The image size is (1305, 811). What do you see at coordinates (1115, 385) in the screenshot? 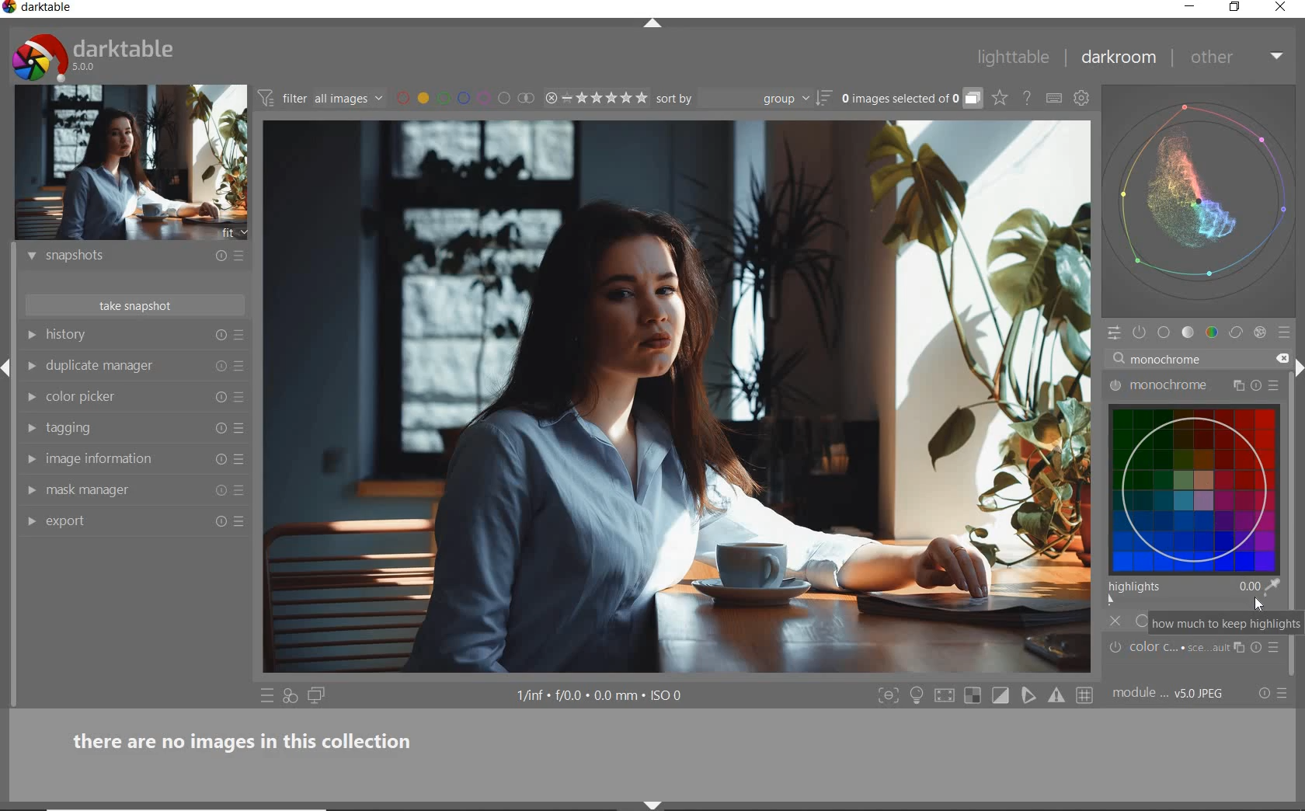
I see `'monochrome' turned on` at bounding box center [1115, 385].